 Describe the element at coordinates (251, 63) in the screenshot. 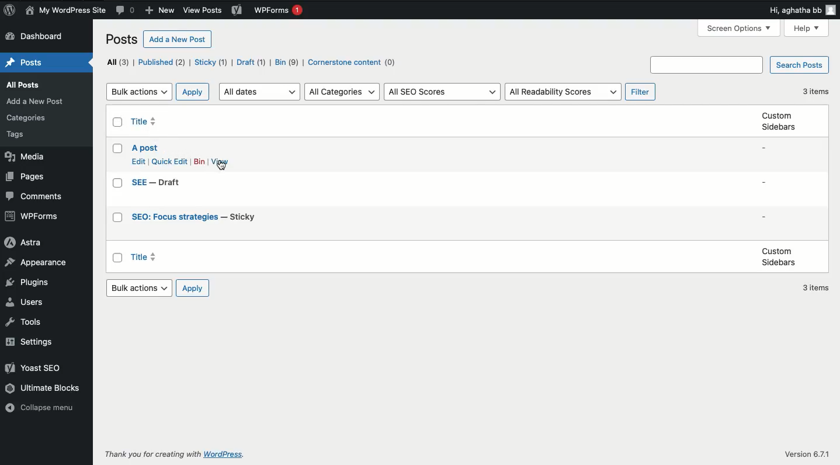

I see `Draft` at that location.